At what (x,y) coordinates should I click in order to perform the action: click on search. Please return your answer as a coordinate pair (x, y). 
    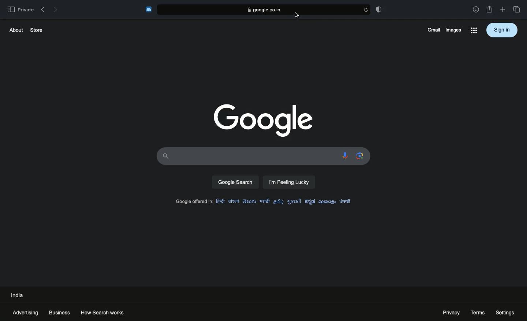
    Looking at the image, I should click on (235, 182).